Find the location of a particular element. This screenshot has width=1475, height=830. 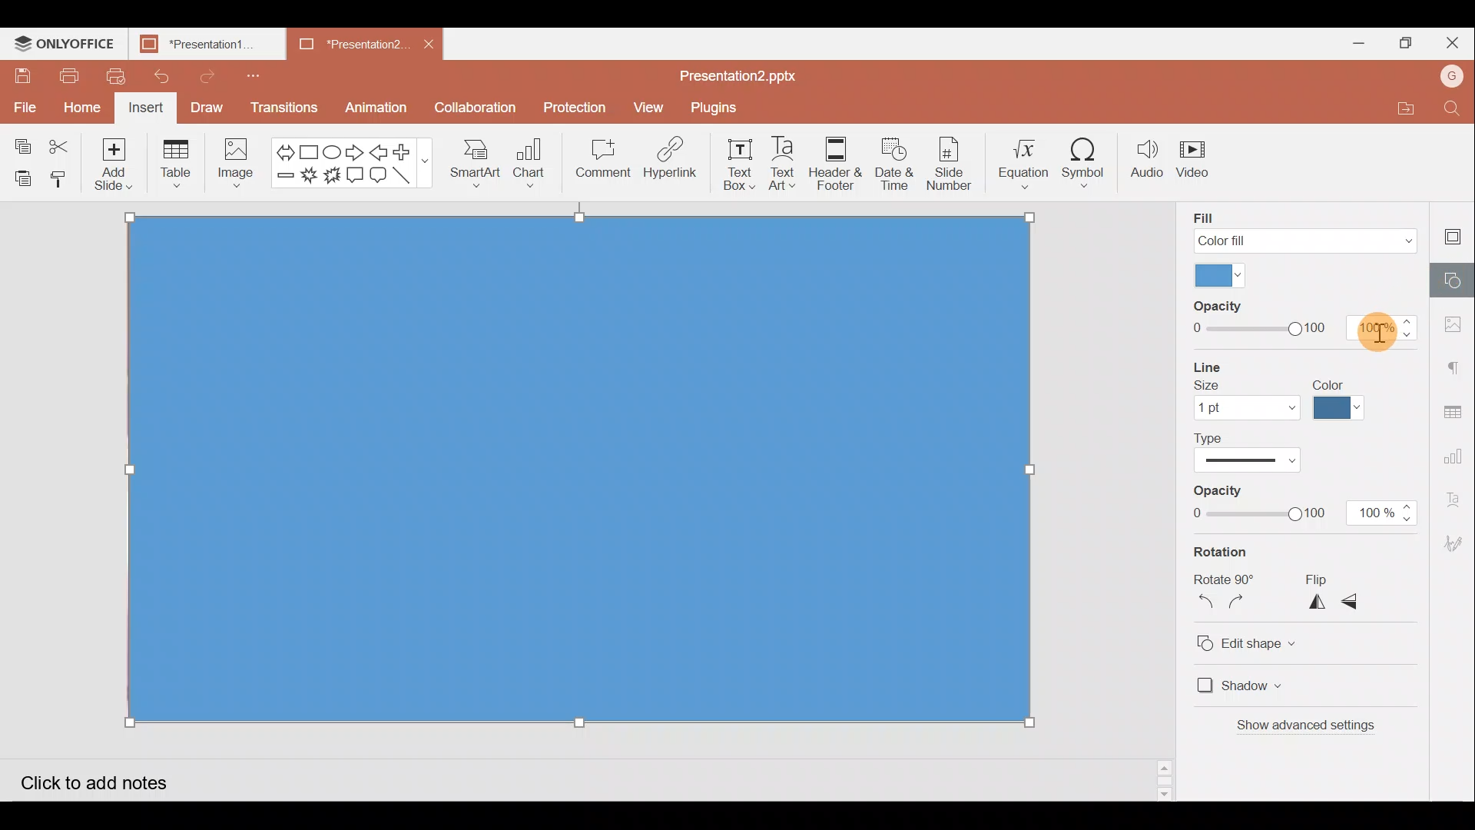

Line type is located at coordinates (1255, 453).